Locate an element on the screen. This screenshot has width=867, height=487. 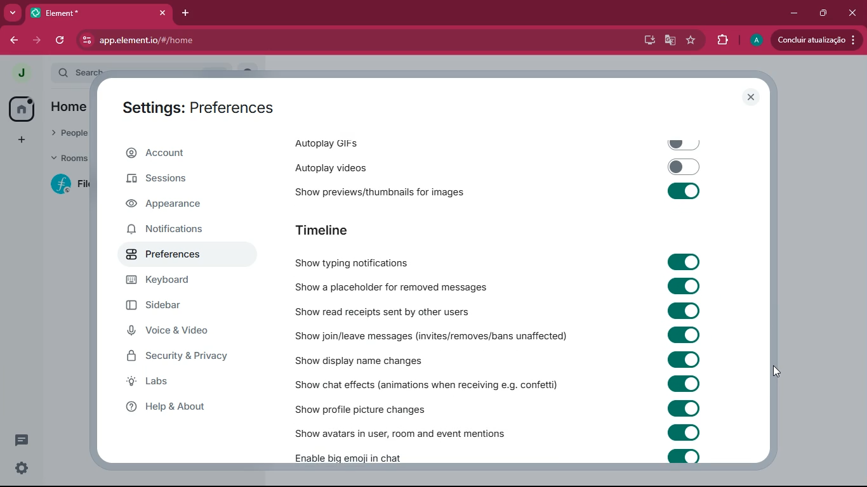
element tab is located at coordinates (100, 13).